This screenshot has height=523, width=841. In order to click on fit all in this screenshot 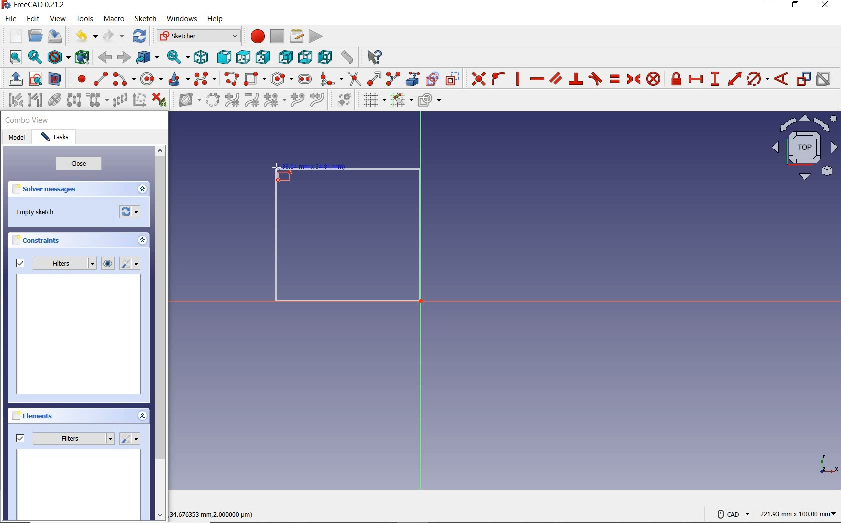, I will do `click(12, 58)`.